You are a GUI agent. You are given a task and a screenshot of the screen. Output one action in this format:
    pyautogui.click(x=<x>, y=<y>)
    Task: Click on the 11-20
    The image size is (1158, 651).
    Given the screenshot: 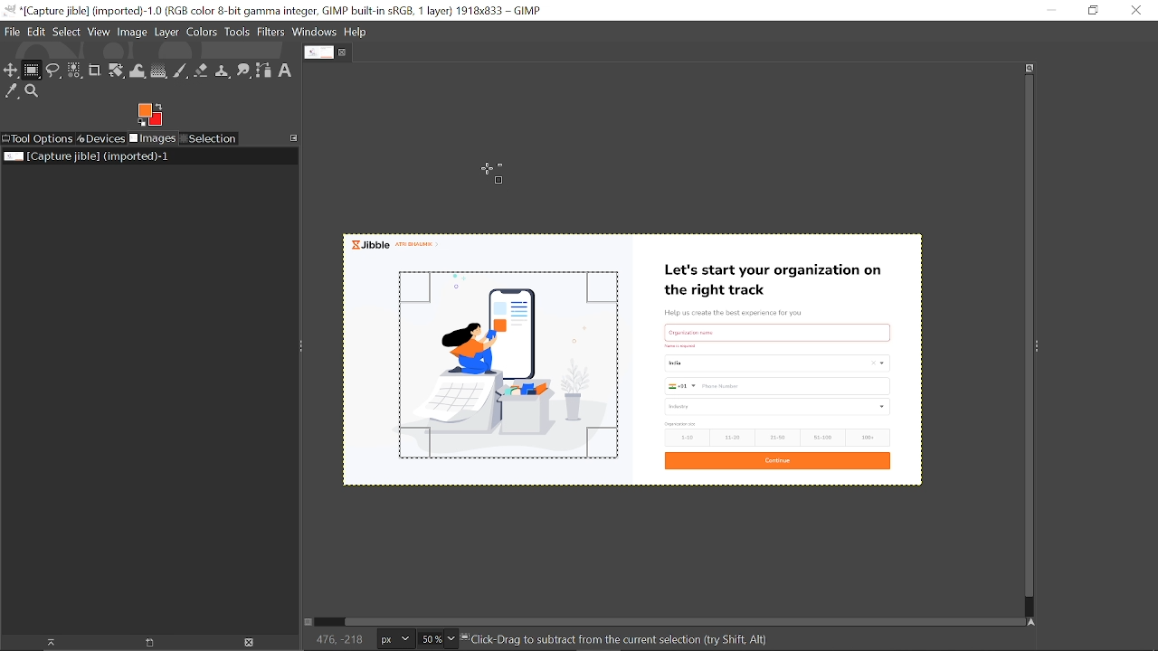 What is the action you would take?
    pyautogui.click(x=731, y=438)
    